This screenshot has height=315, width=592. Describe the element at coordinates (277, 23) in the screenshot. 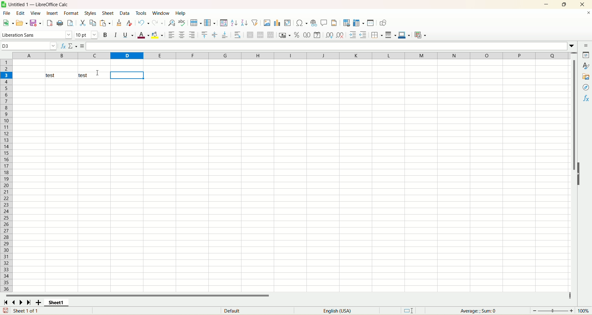

I see `insert chart` at that location.